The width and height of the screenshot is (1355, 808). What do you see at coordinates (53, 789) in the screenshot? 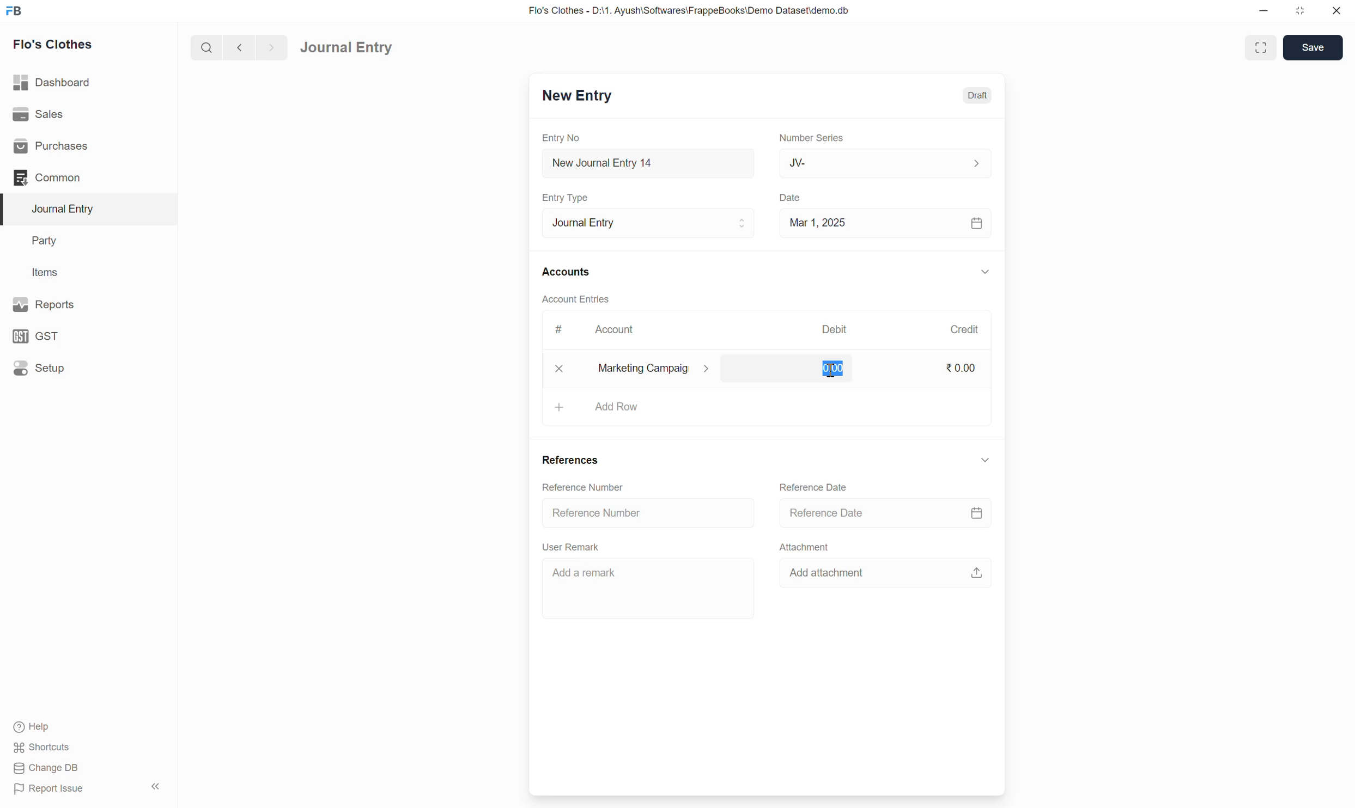
I see `Report Issue` at bounding box center [53, 789].